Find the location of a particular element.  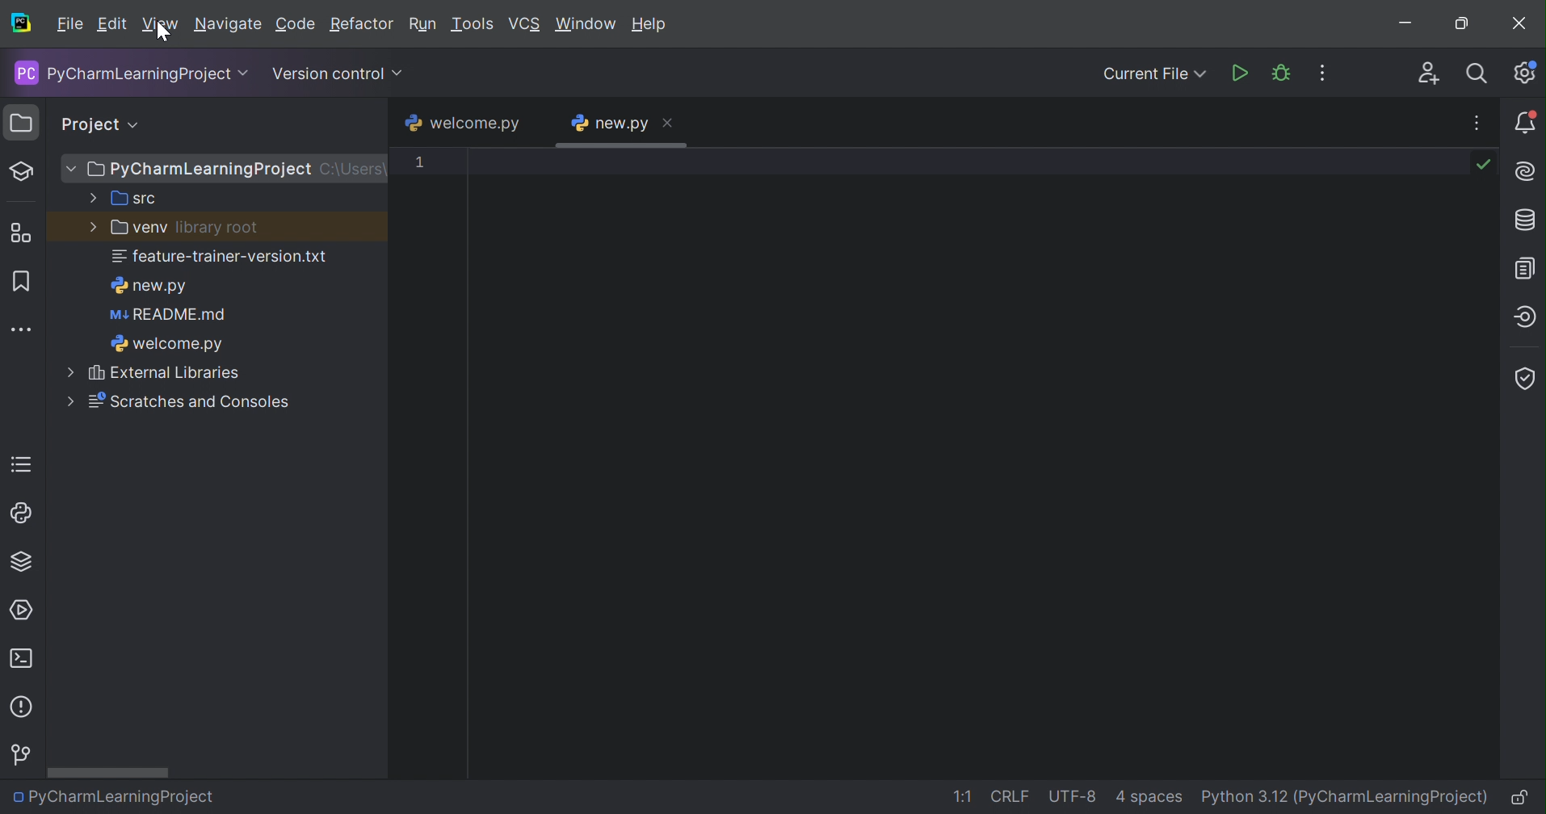

Minimize is located at coordinates (1408, 23).